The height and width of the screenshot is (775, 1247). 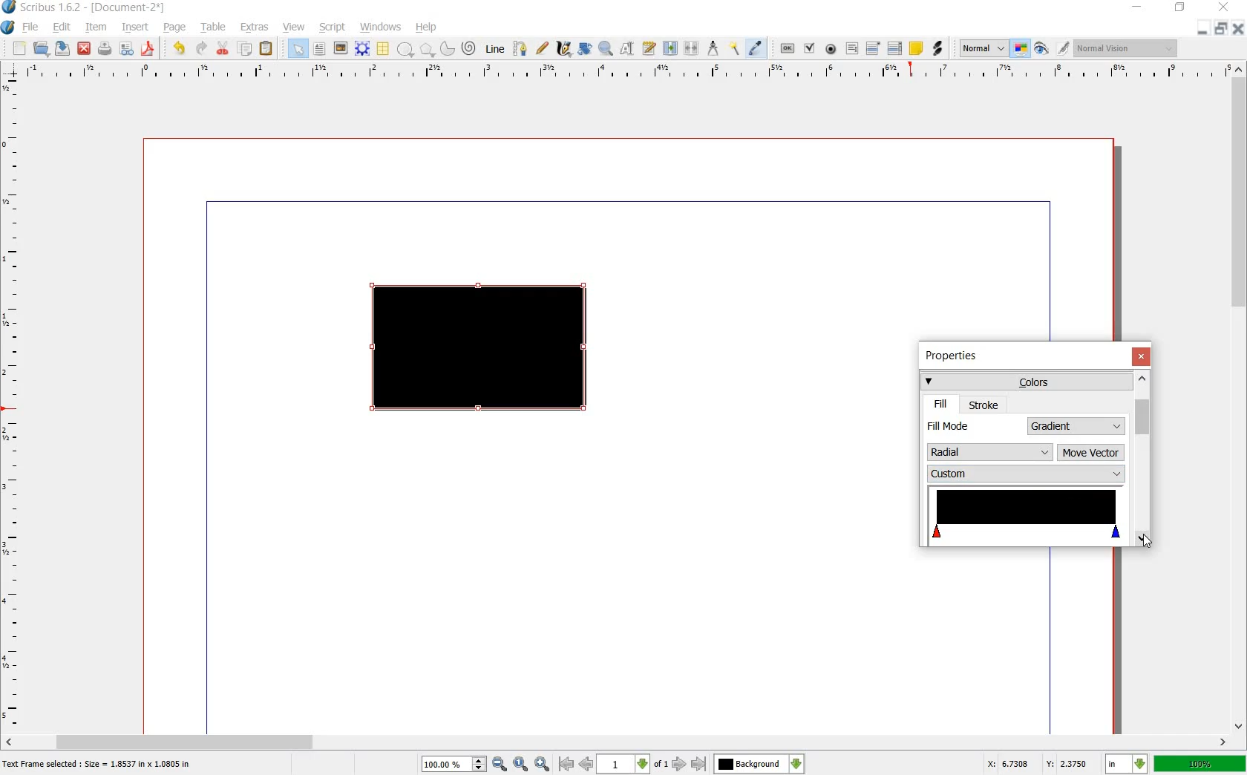 What do you see at coordinates (446, 48) in the screenshot?
I see `arc` at bounding box center [446, 48].